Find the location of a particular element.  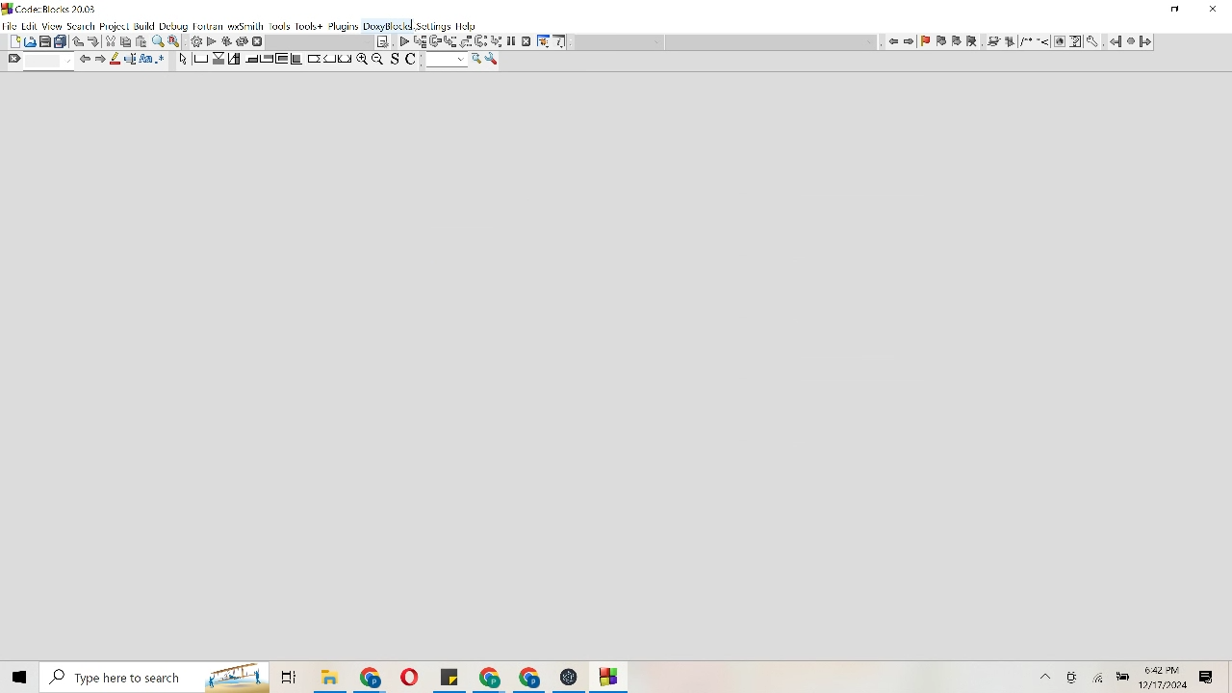

Windows is located at coordinates (18, 676).